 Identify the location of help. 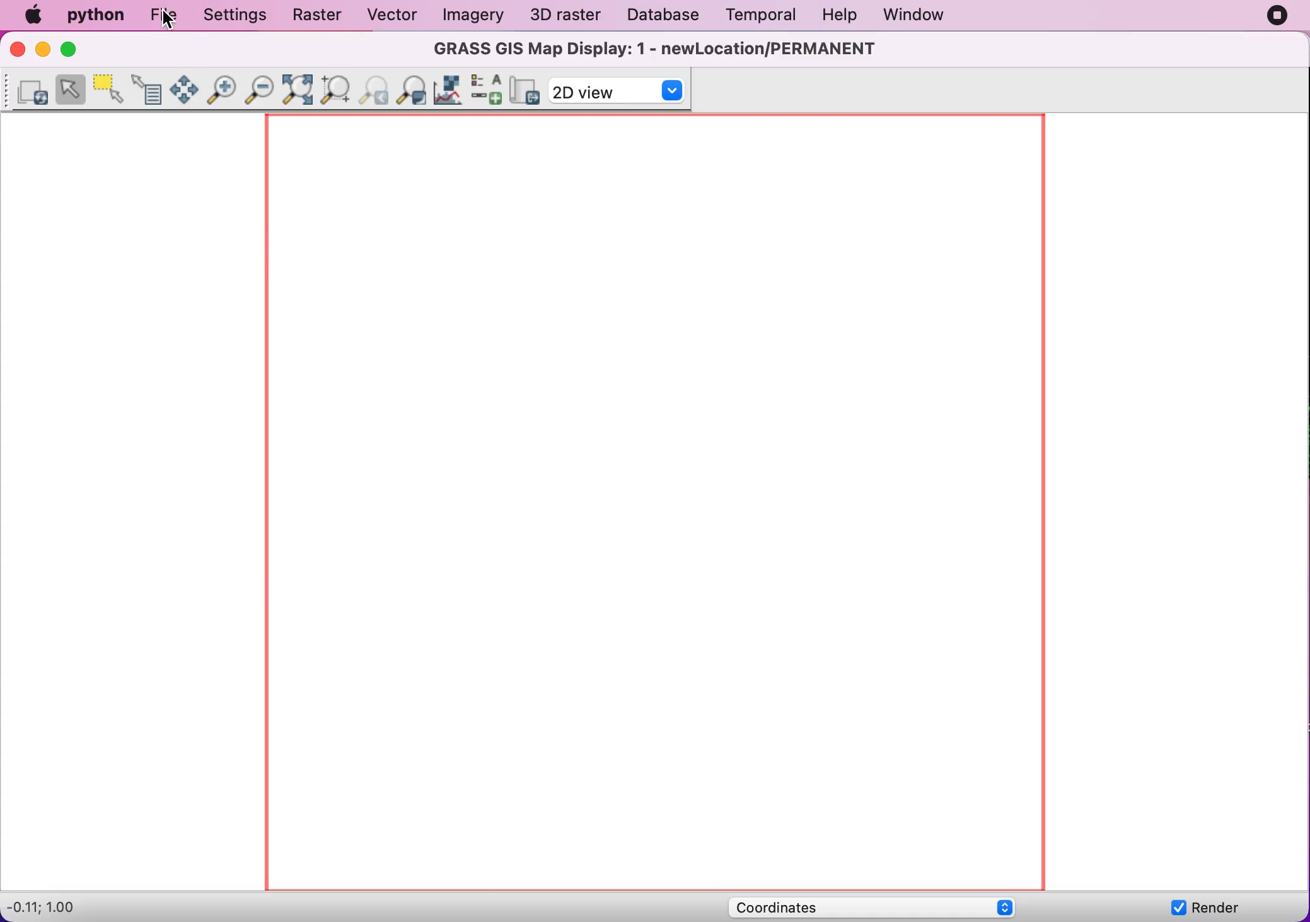
(846, 14).